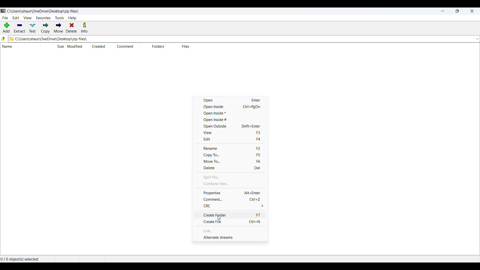  What do you see at coordinates (16, 18) in the screenshot?
I see `EDIT` at bounding box center [16, 18].